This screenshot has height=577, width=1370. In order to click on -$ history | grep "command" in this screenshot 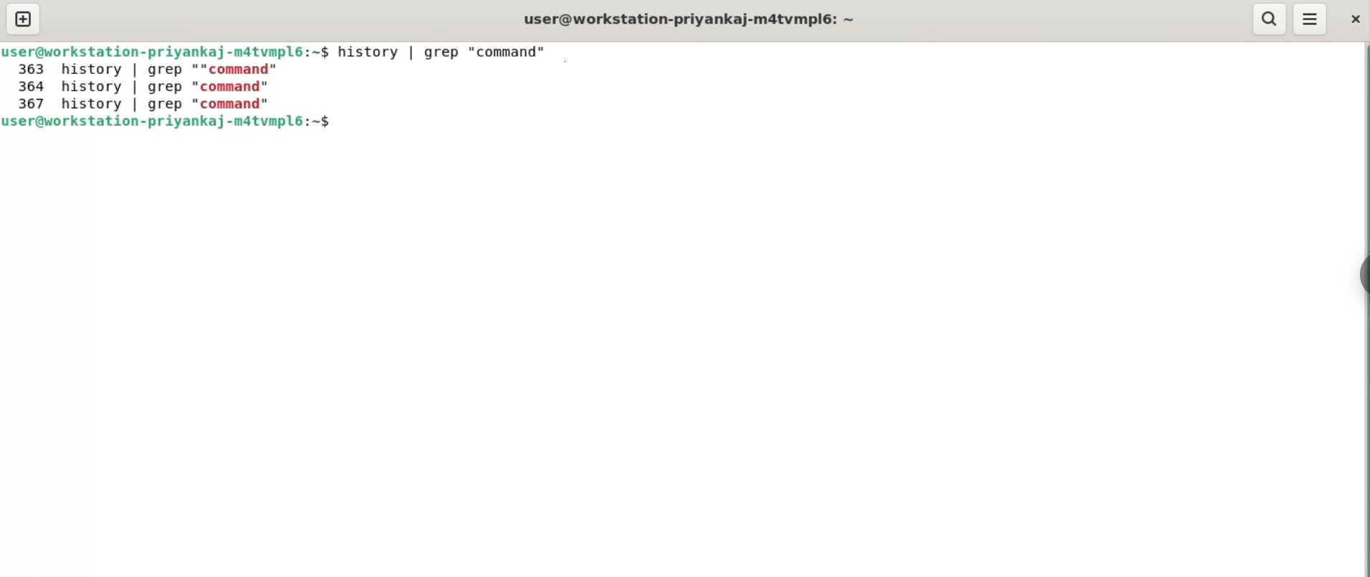, I will do `click(439, 52)`.